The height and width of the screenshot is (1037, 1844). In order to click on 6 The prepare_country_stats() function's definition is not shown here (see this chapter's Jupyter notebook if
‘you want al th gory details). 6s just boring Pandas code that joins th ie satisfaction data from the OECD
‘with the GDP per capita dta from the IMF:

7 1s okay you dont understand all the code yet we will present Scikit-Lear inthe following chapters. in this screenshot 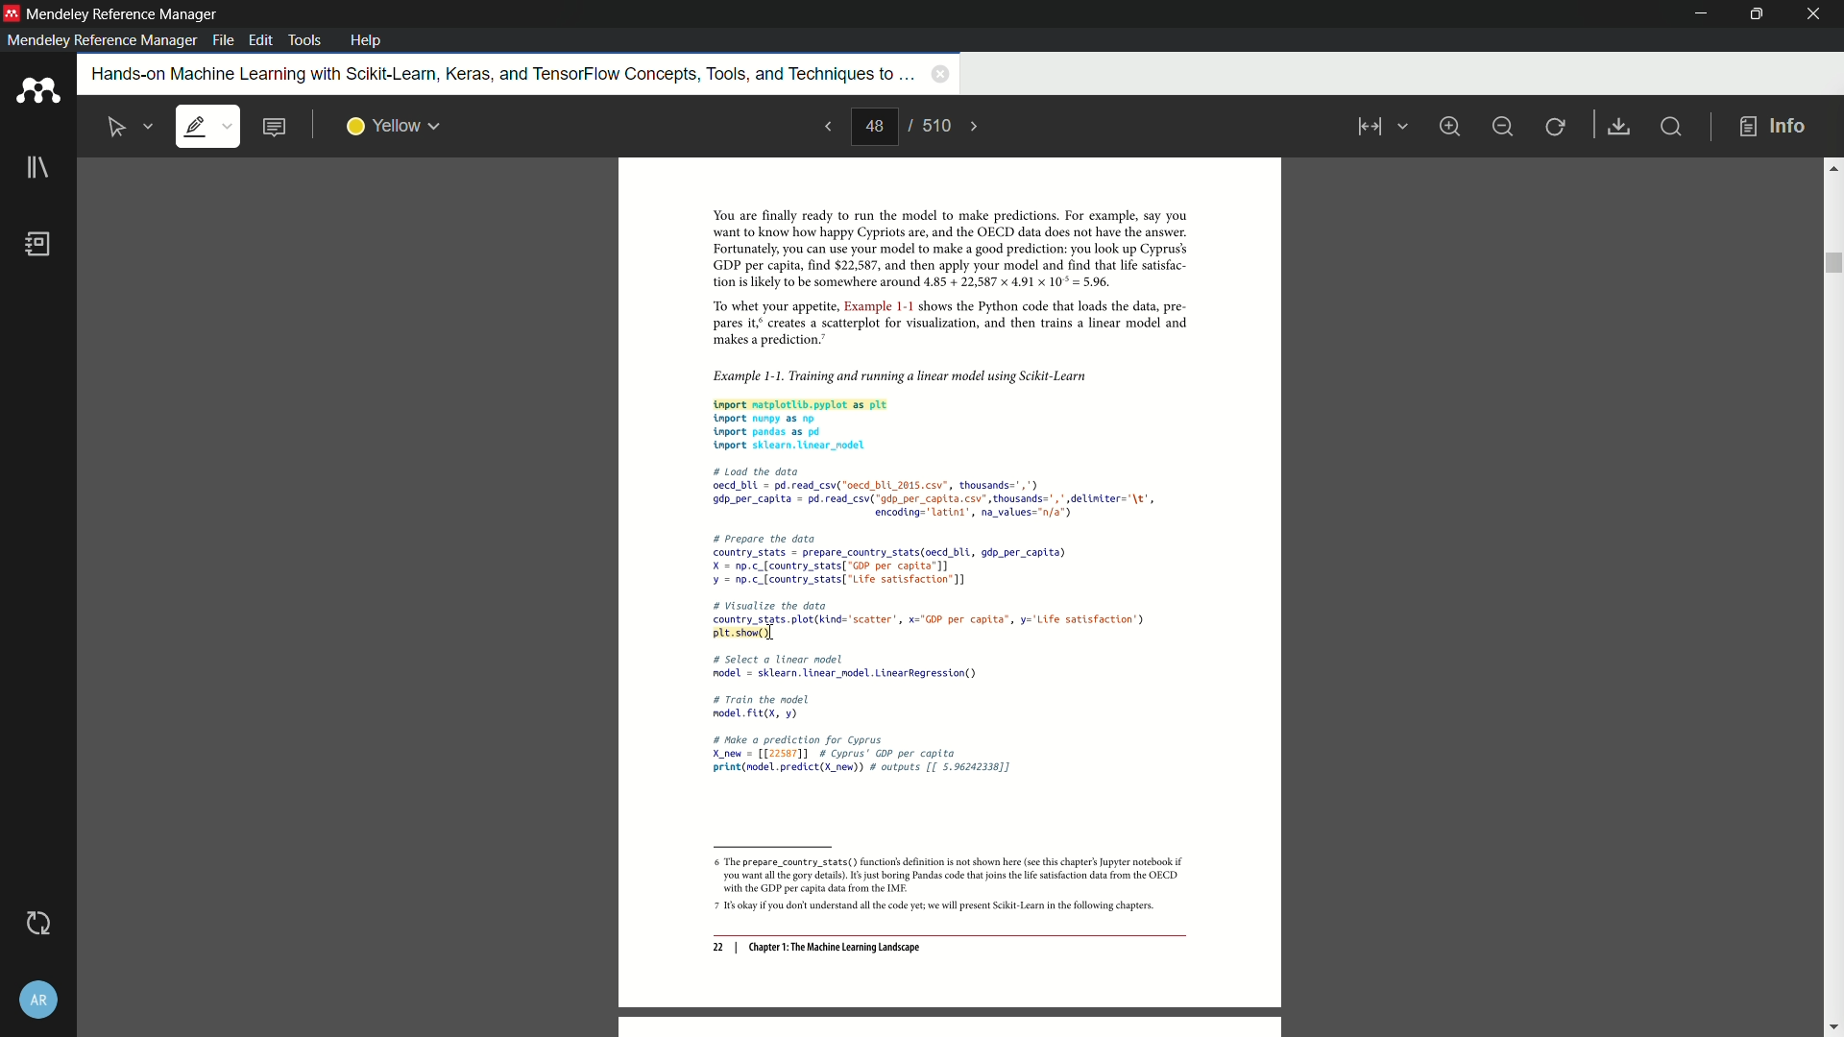, I will do `click(941, 886)`.